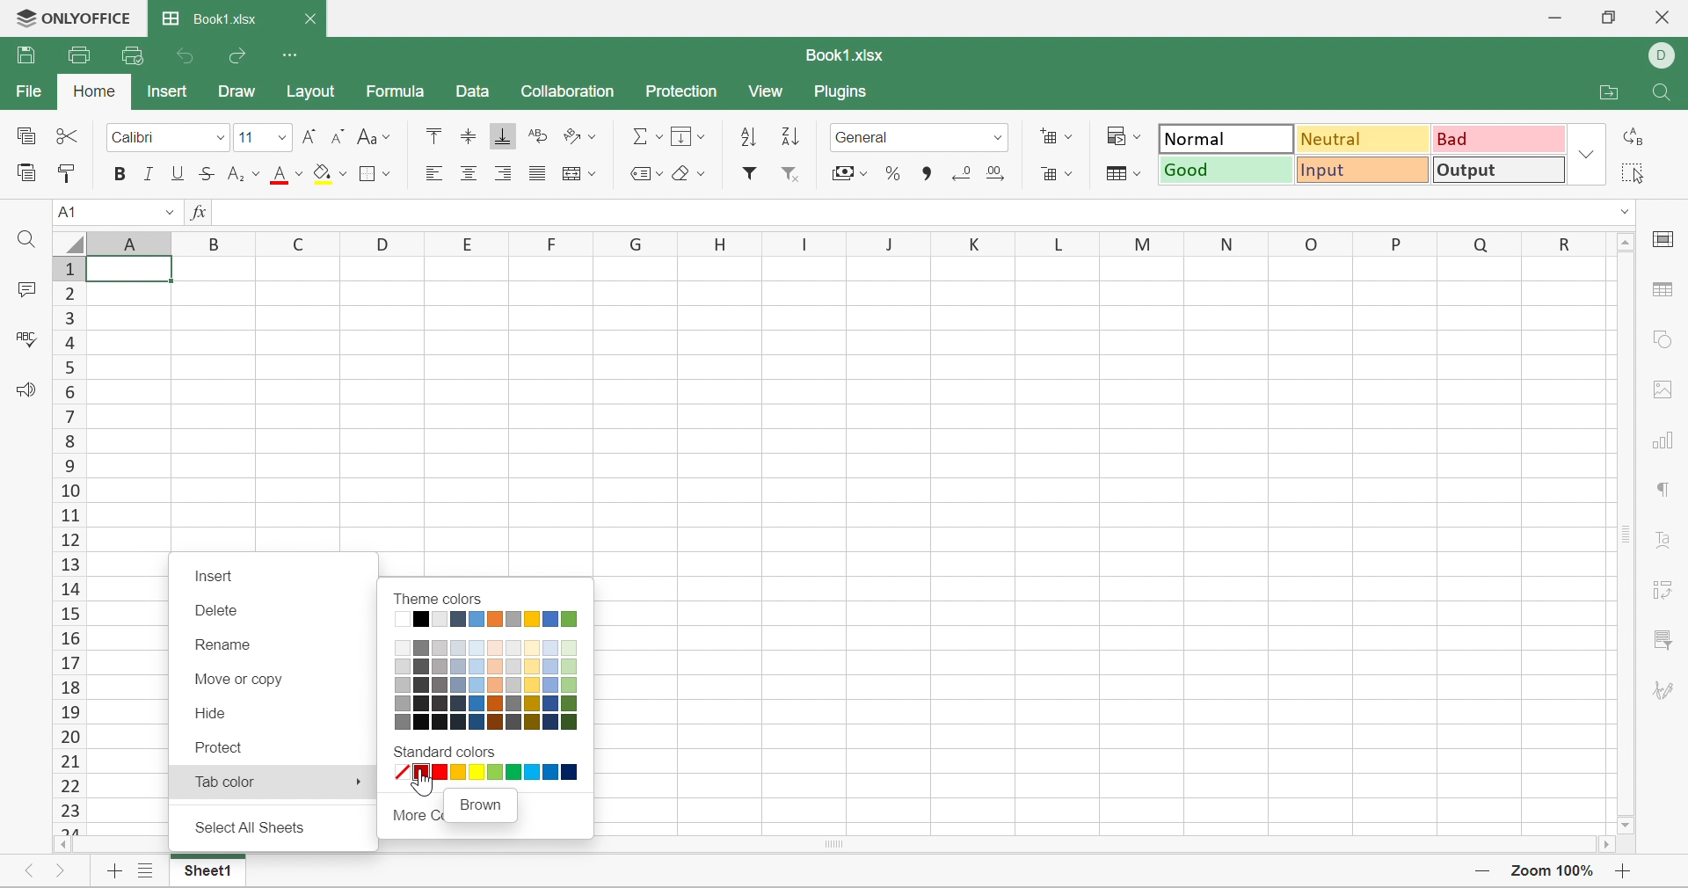  Describe the element at coordinates (26, 54) in the screenshot. I see `Save` at that location.